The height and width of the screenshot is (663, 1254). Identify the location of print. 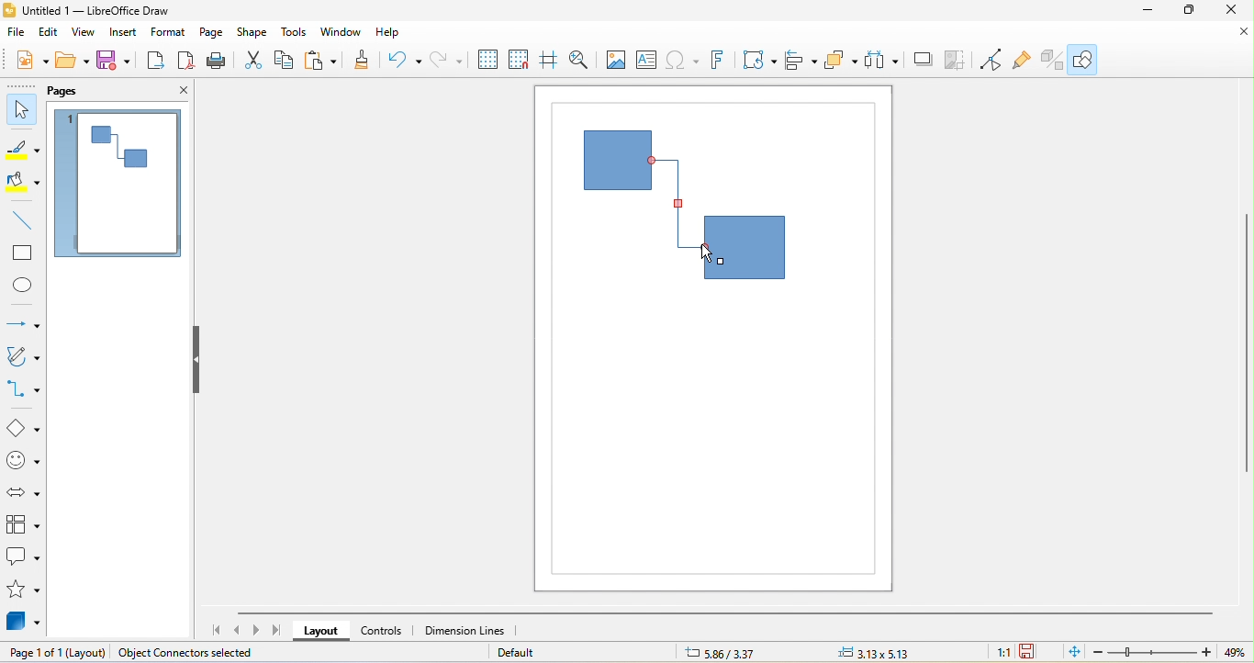
(218, 62).